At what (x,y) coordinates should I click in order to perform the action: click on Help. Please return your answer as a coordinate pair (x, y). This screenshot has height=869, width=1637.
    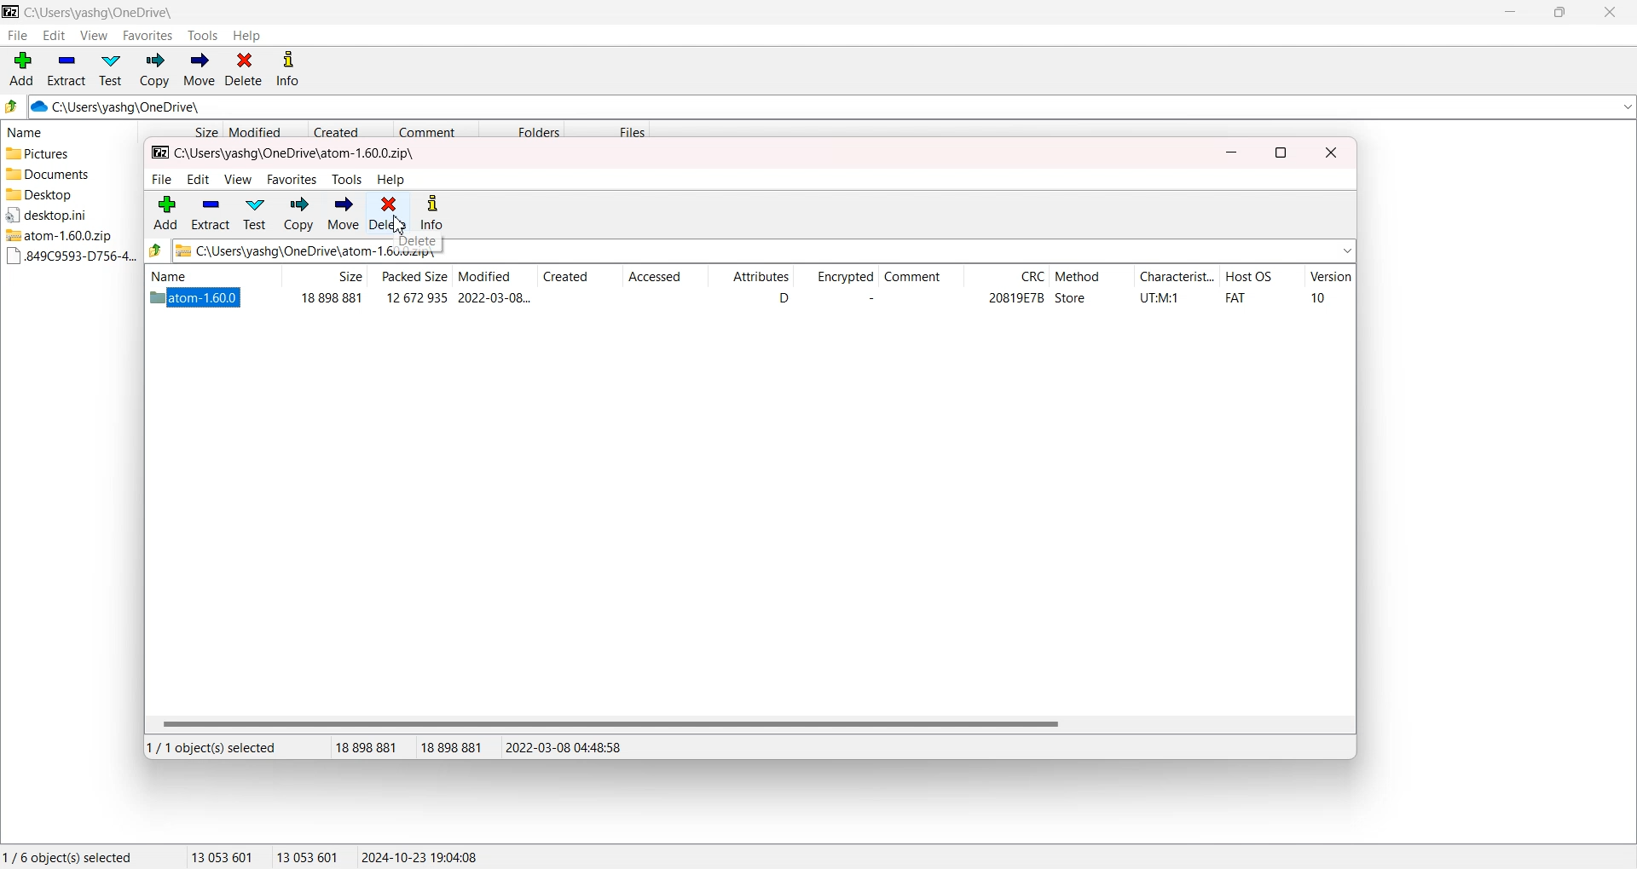
    Looking at the image, I should click on (246, 36).